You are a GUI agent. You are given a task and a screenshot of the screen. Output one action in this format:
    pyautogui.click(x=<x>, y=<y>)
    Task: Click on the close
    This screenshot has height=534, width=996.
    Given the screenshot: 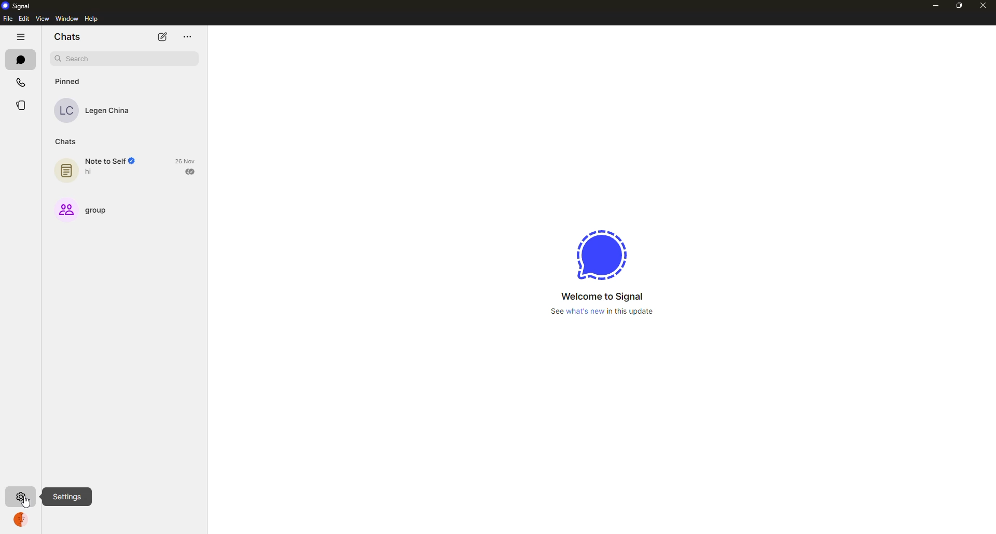 What is the action you would take?
    pyautogui.click(x=982, y=6)
    